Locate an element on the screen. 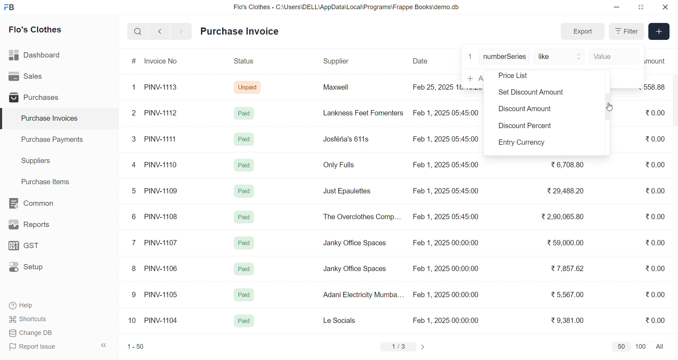 The image size is (678, 360). all is located at coordinates (661, 346).